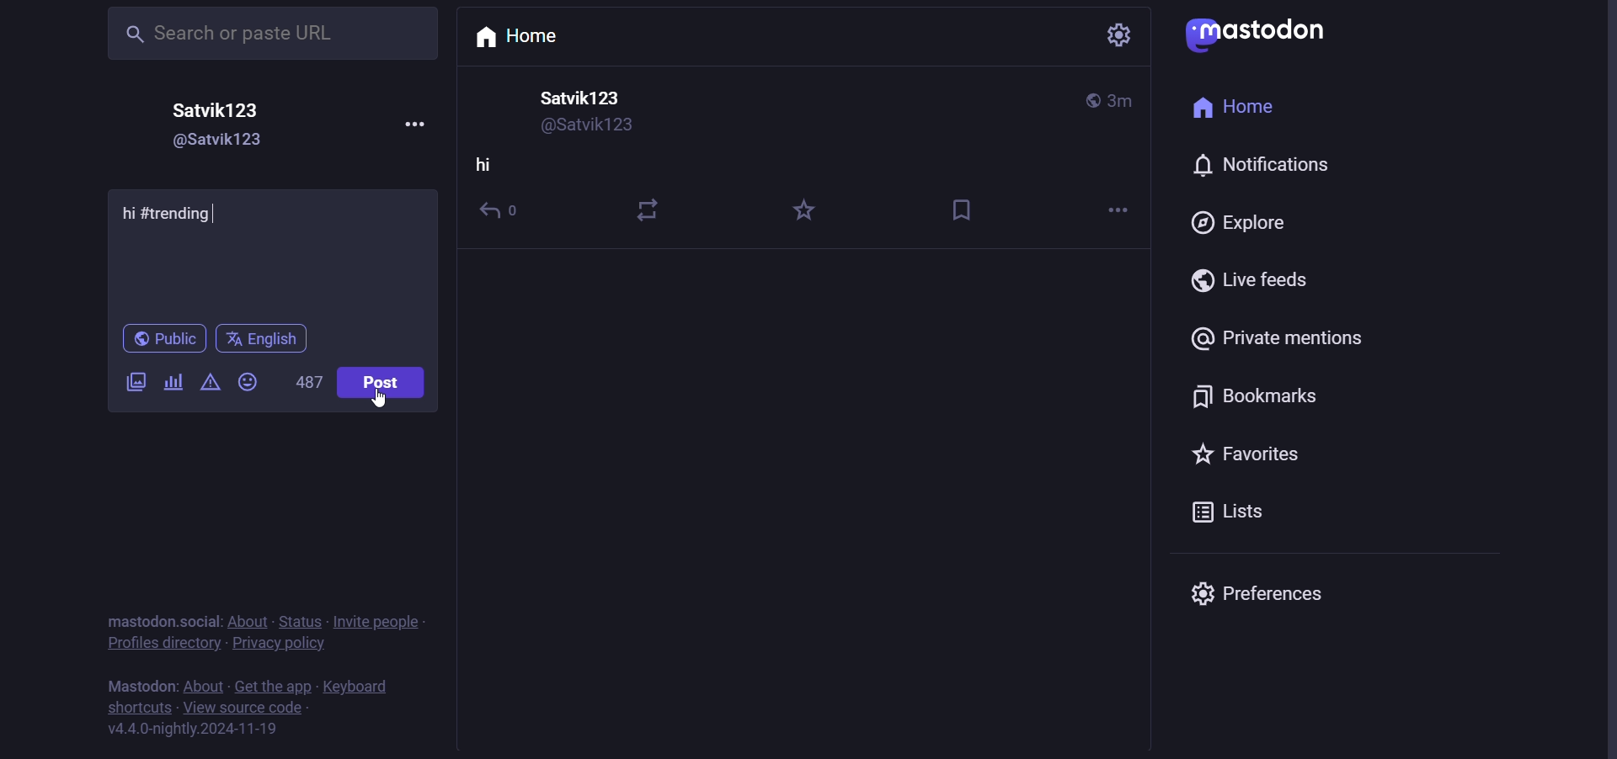 This screenshot has height=759, width=1617. Describe the element at coordinates (1261, 397) in the screenshot. I see `bookmark` at that location.